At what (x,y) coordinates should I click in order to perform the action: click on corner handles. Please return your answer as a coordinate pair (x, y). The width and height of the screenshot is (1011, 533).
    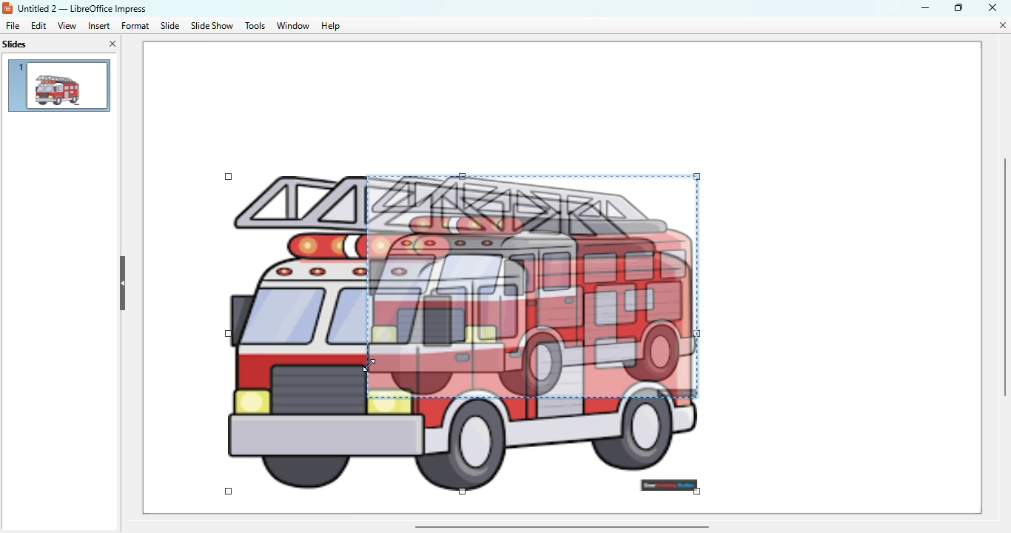
    Looking at the image, I should click on (696, 176).